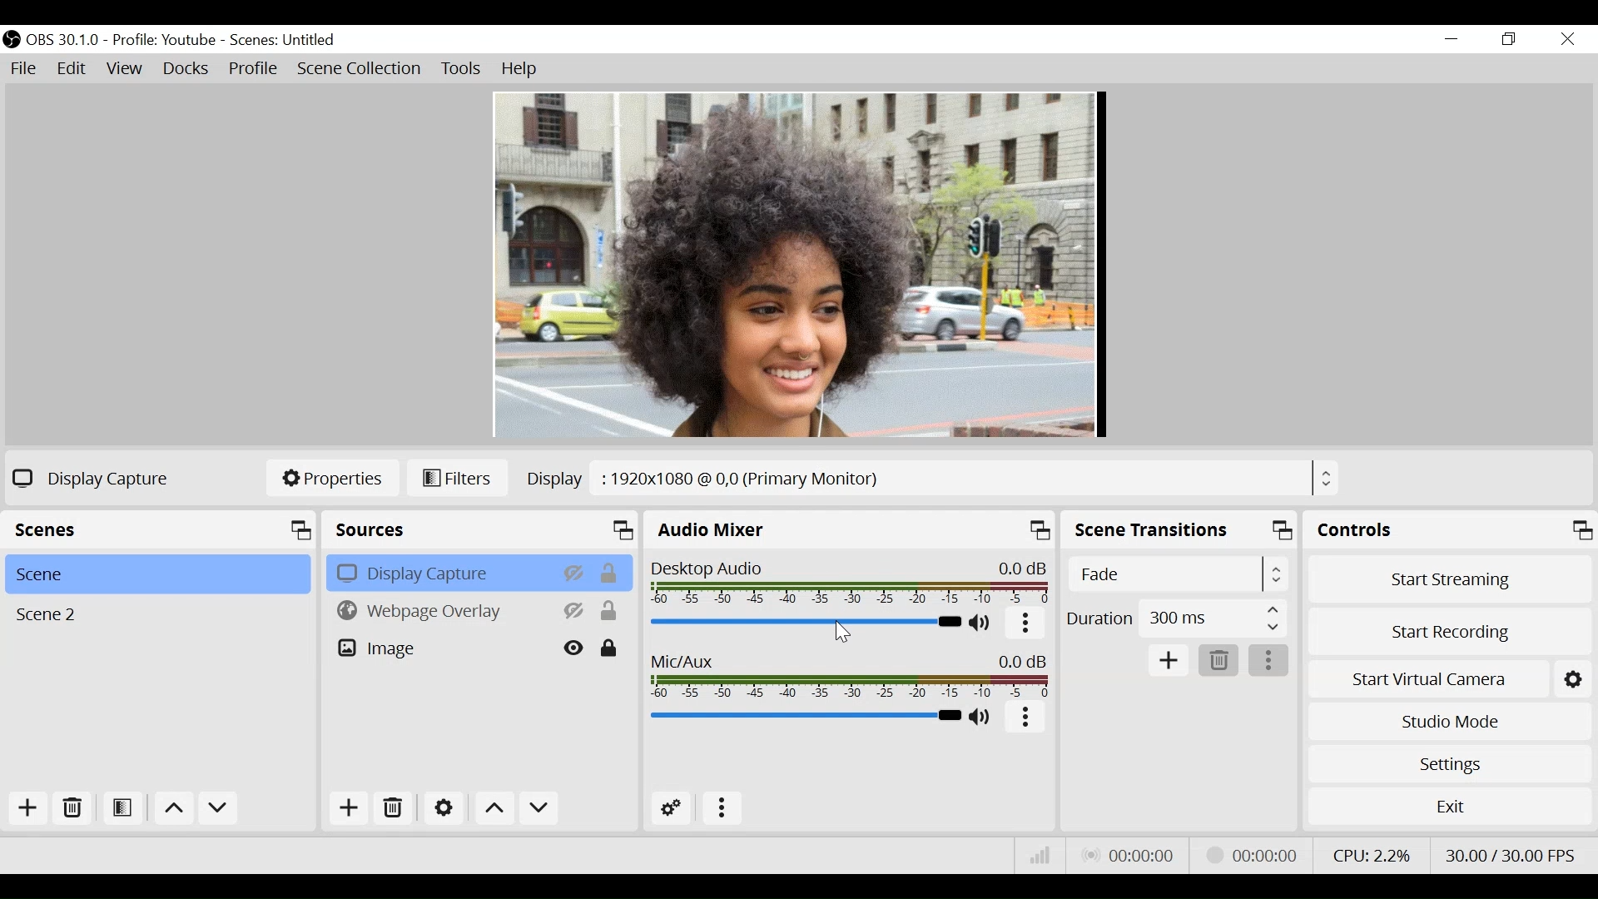 This screenshot has width=1598, height=899. What do you see at coordinates (217, 808) in the screenshot?
I see `Move down` at bounding box center [217, 808].